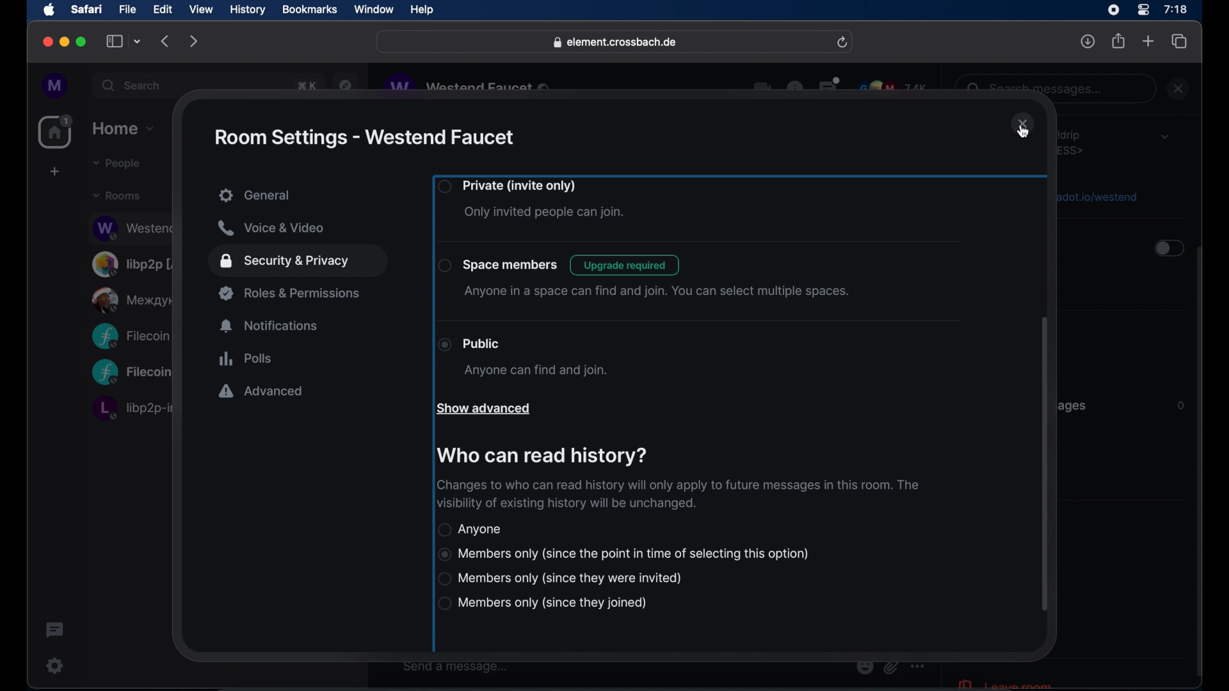 This screenshot has width=1229, height=691. Describe the element at coordinates (1168, 250) in the screenshot. I see `toggle button` at that location.